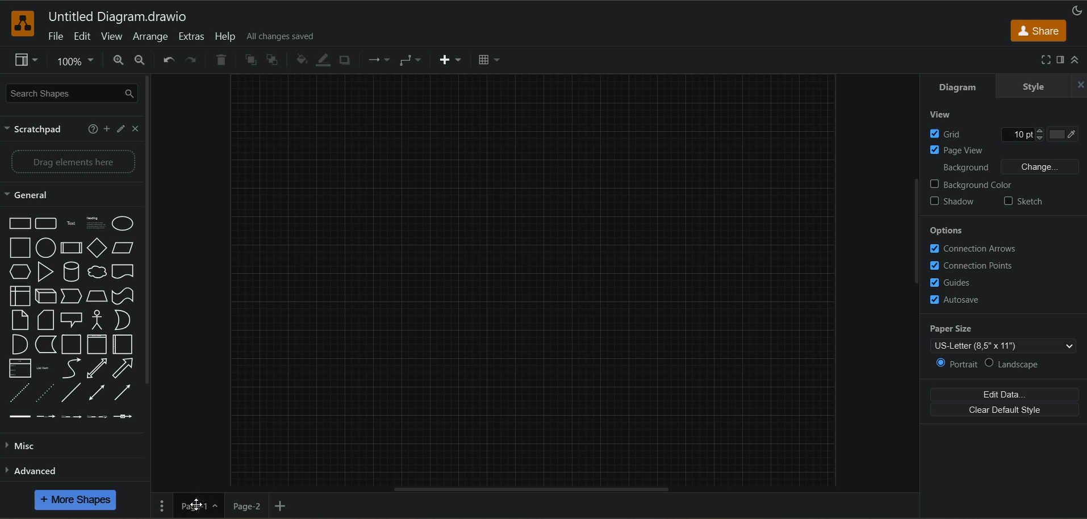  What do you see at coordinates (326, 61) in the screenshot?
I see `line color` at bounding box center [326, 61].